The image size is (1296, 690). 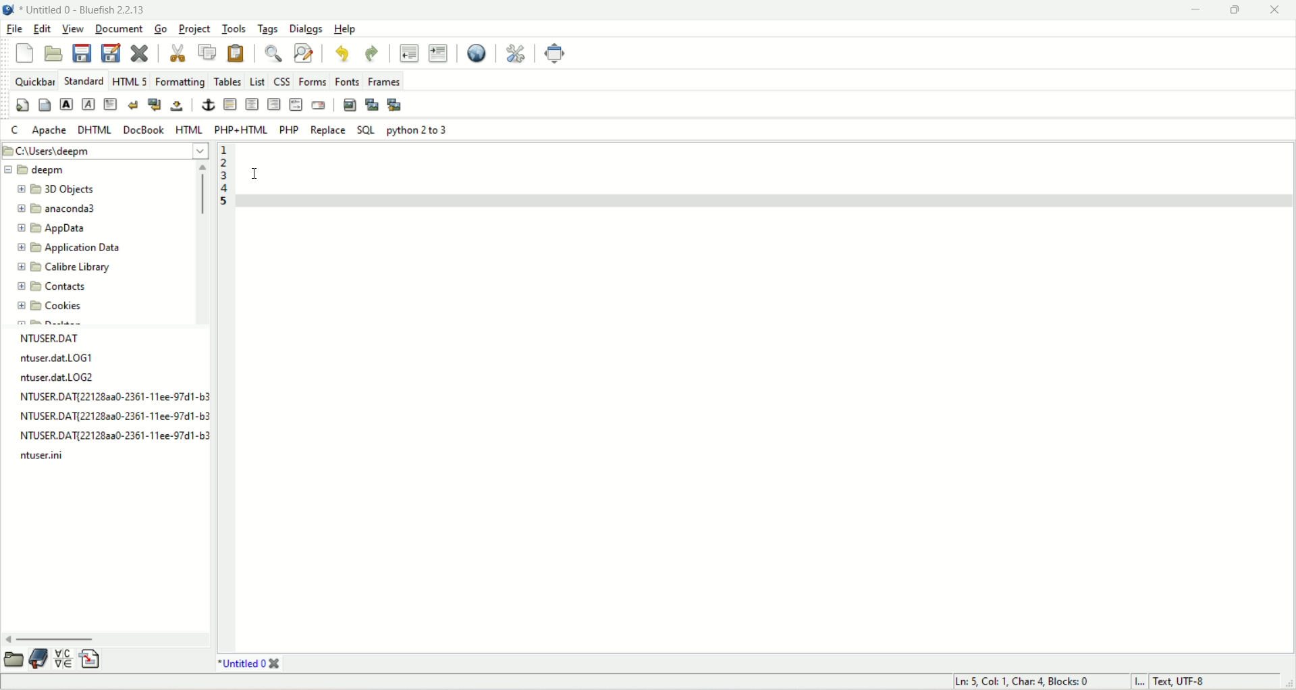 I want to click on edit preferences, so click(x=514, y=53).